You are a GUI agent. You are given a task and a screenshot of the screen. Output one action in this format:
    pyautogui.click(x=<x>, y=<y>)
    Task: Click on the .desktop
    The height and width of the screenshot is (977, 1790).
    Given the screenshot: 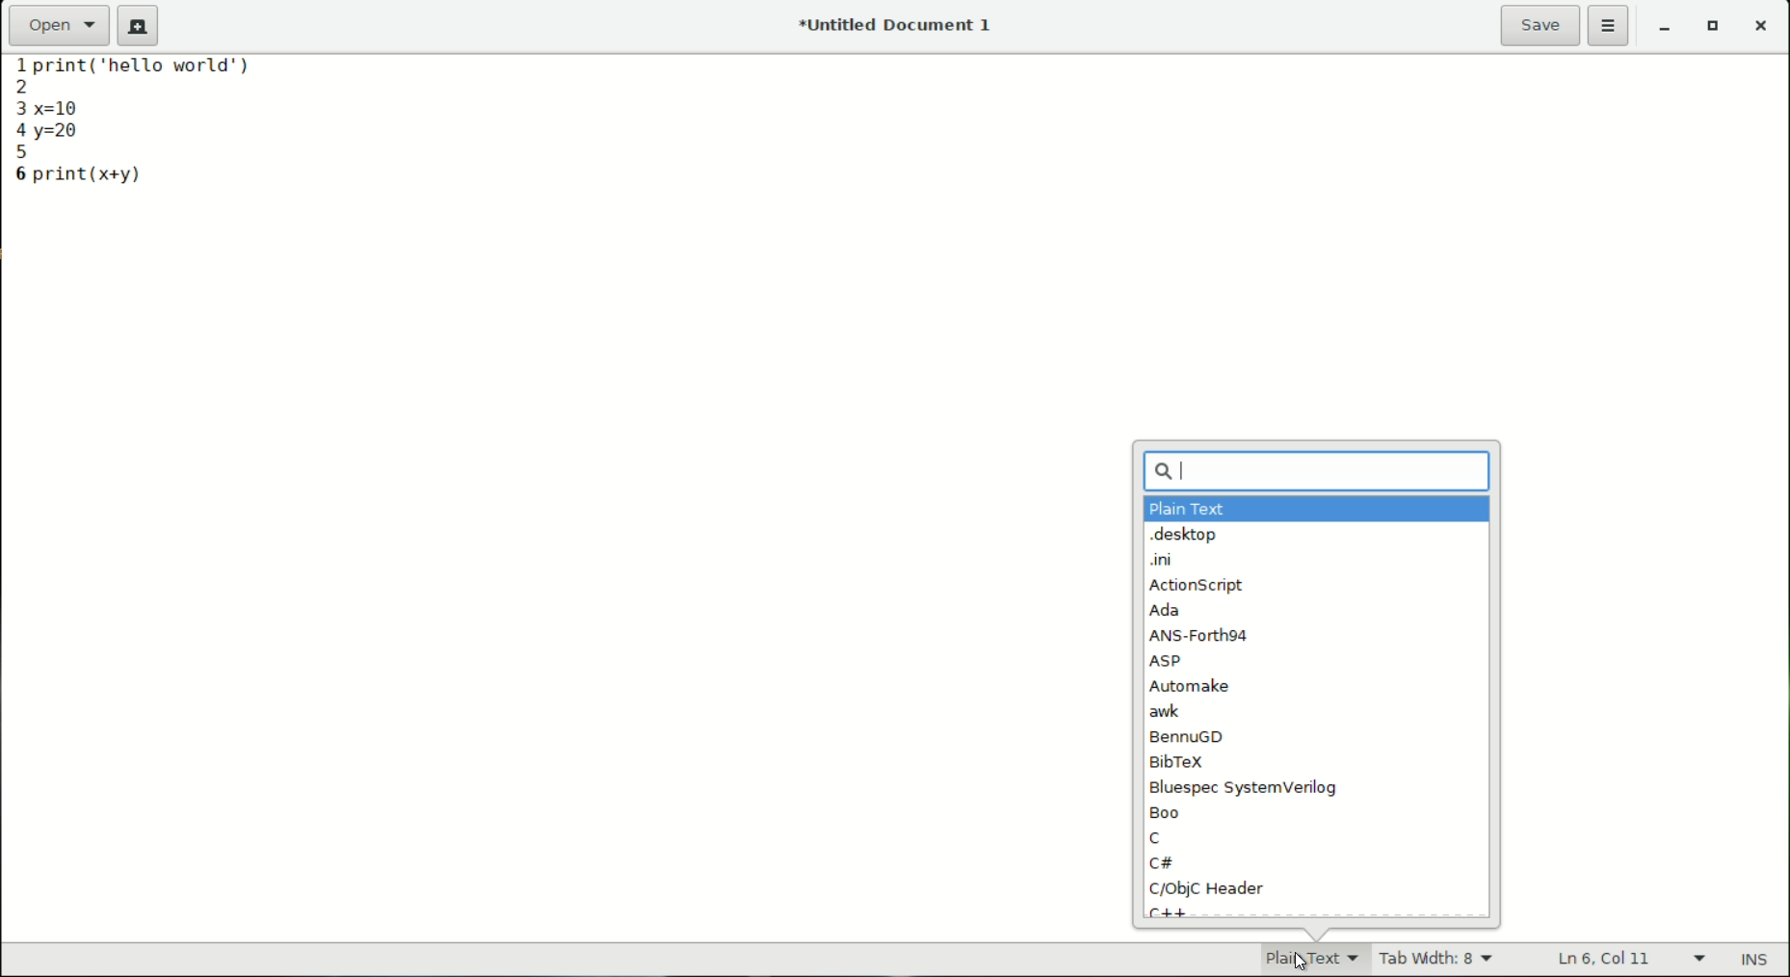 What is the action you would take?
    pyautogui.click(x=1184, y=536)
    